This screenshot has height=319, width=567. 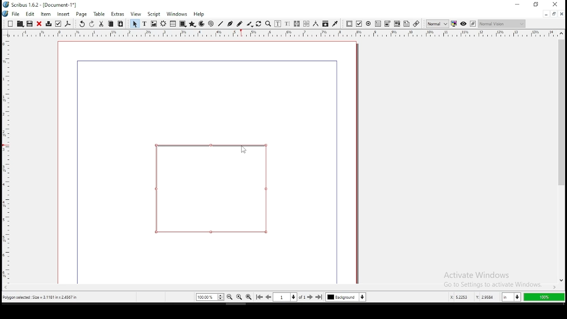 What do you see at coordinates (153, 14) in the screenshot?
I see `script` at bounding box center [153, 14].